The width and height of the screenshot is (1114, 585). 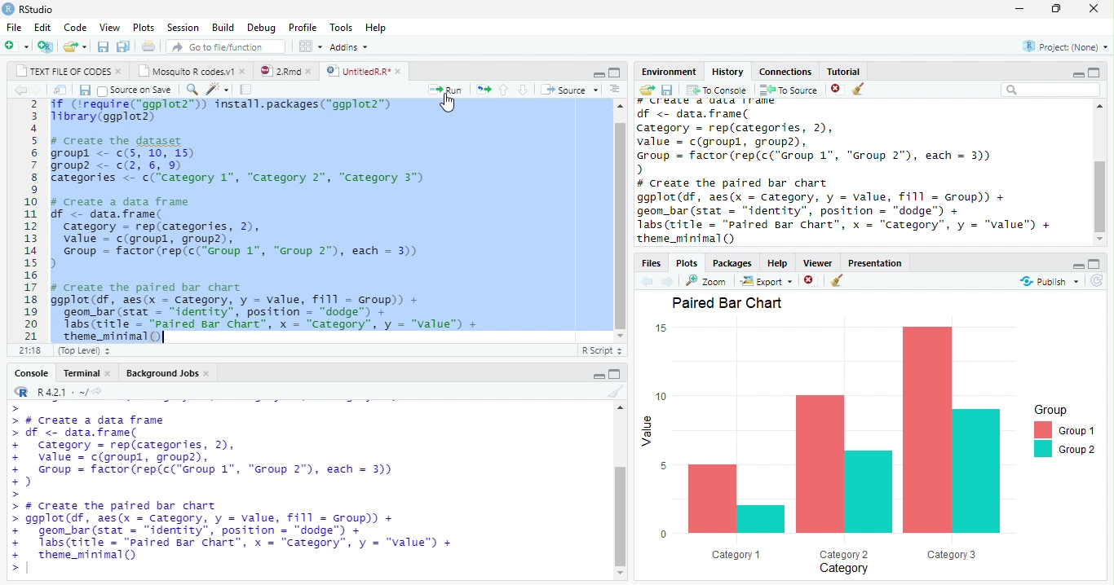 I want to click on maximize, so click(x=618, y=375).